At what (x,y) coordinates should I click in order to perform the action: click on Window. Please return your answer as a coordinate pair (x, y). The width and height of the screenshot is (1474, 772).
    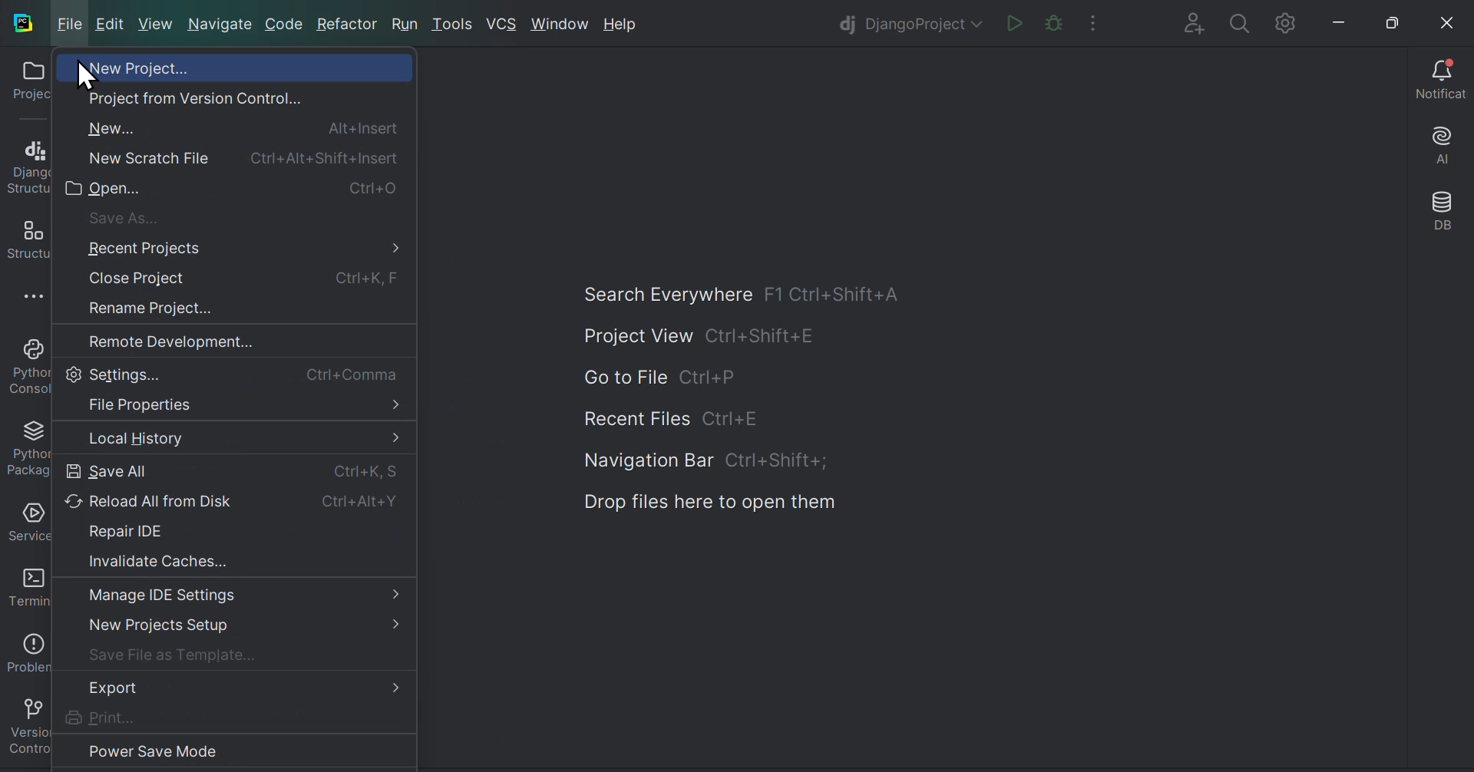
    Looking at the image, I should click on (563, 25).